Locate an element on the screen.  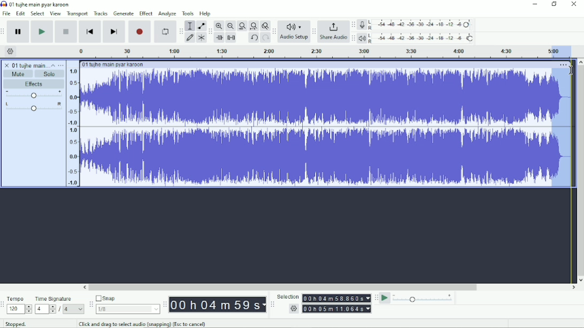
Audacity logo is located at coordinates (4, 4).